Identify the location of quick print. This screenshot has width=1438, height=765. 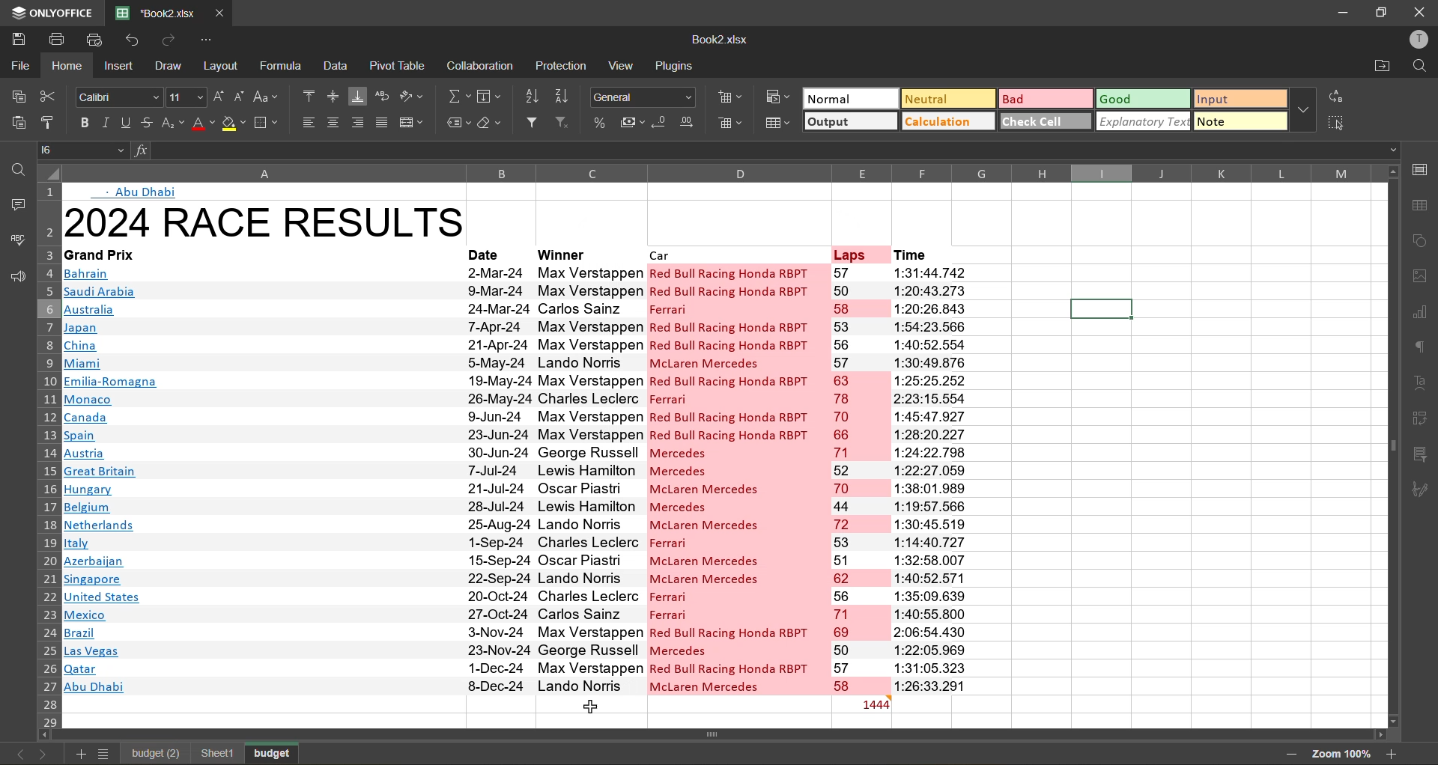
(96, 38).